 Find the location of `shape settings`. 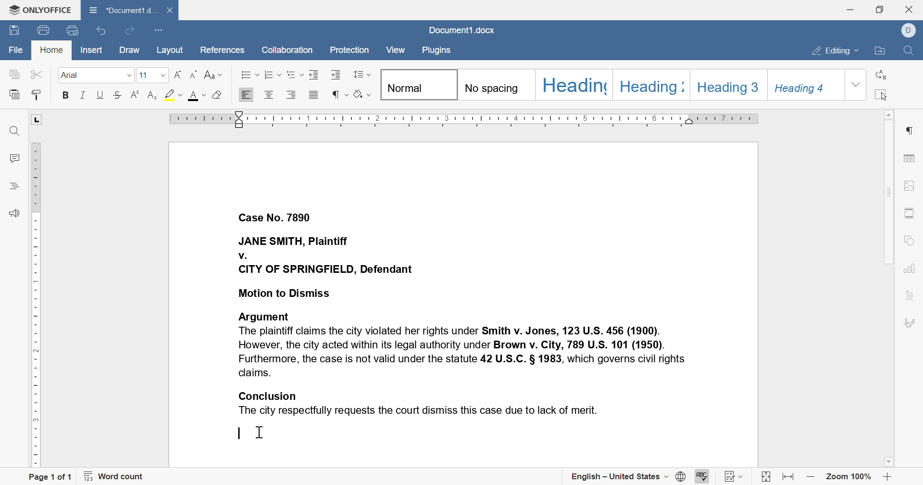

shape settings is located at coordinates (908, 240).